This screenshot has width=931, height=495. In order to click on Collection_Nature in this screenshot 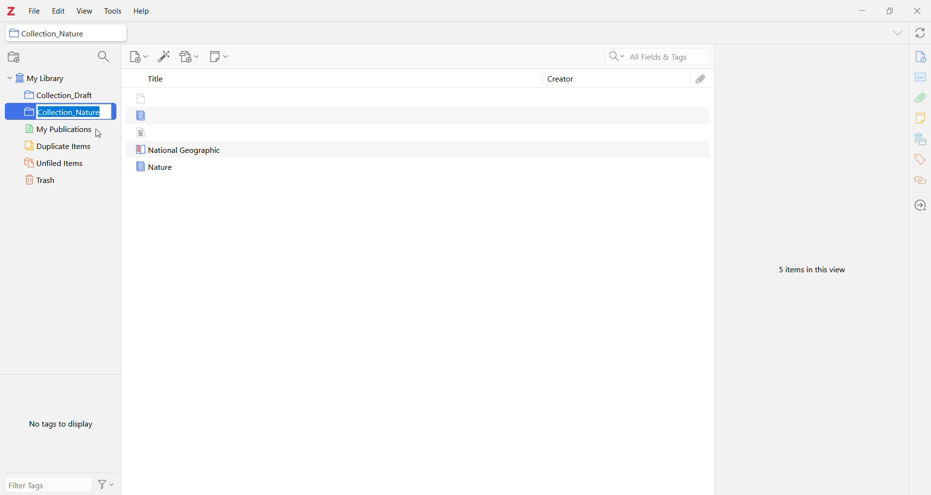, I will do `click(67, 33)`.